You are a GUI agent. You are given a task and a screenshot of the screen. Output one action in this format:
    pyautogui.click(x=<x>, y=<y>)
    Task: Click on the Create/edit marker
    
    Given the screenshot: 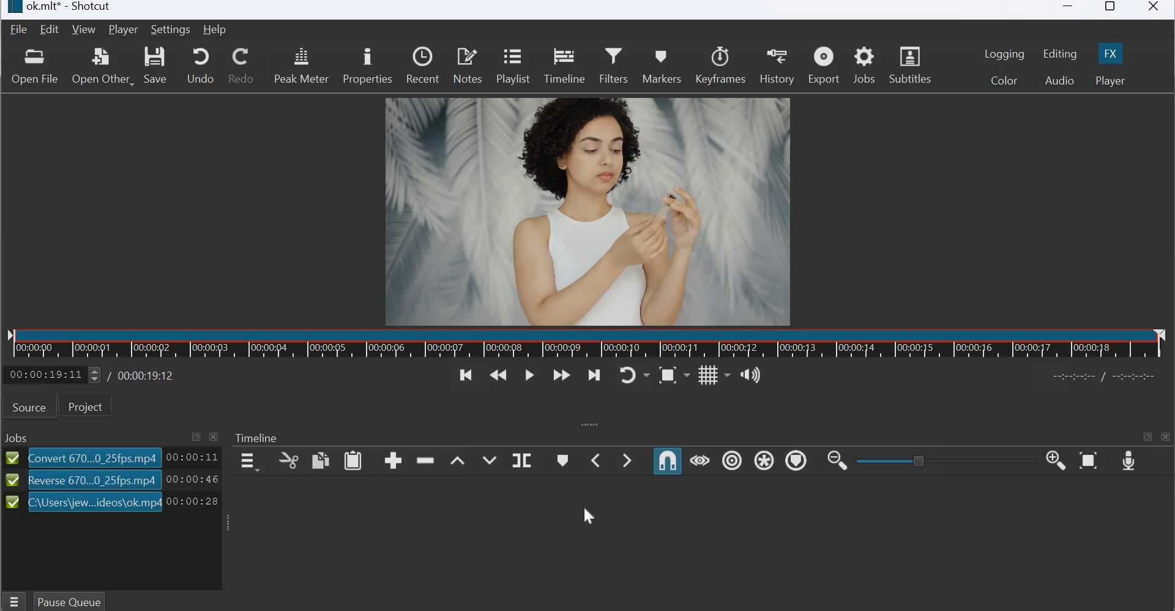 What is the action you would take?
    pyautogui.click(x=563, y=459)
    